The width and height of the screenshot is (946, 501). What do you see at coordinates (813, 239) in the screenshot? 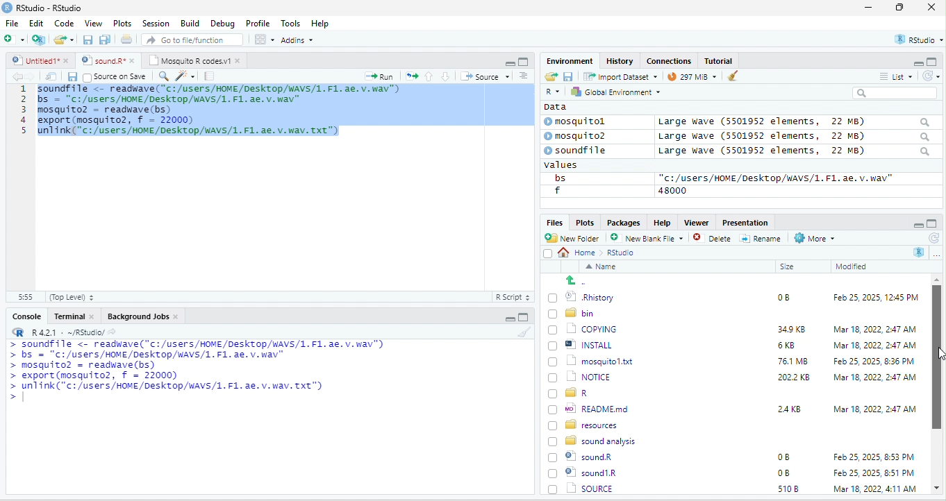
I see ` More ` at bounding box center [813, 239].